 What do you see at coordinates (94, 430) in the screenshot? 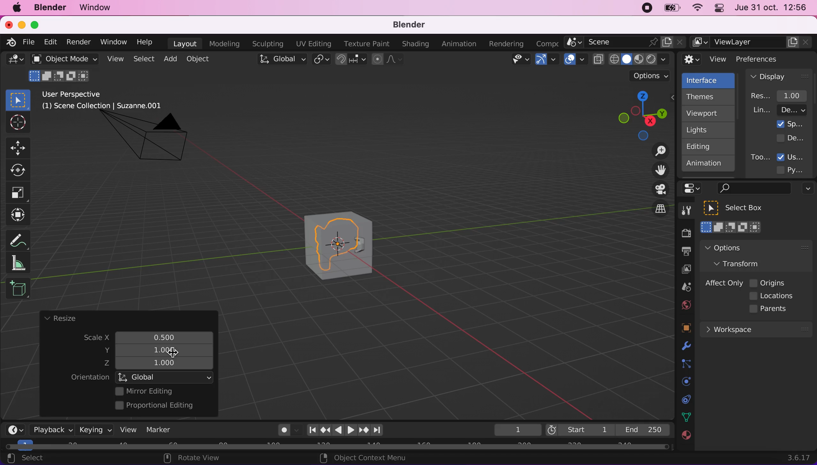
I see `keying` at bounding box center [94, 430].